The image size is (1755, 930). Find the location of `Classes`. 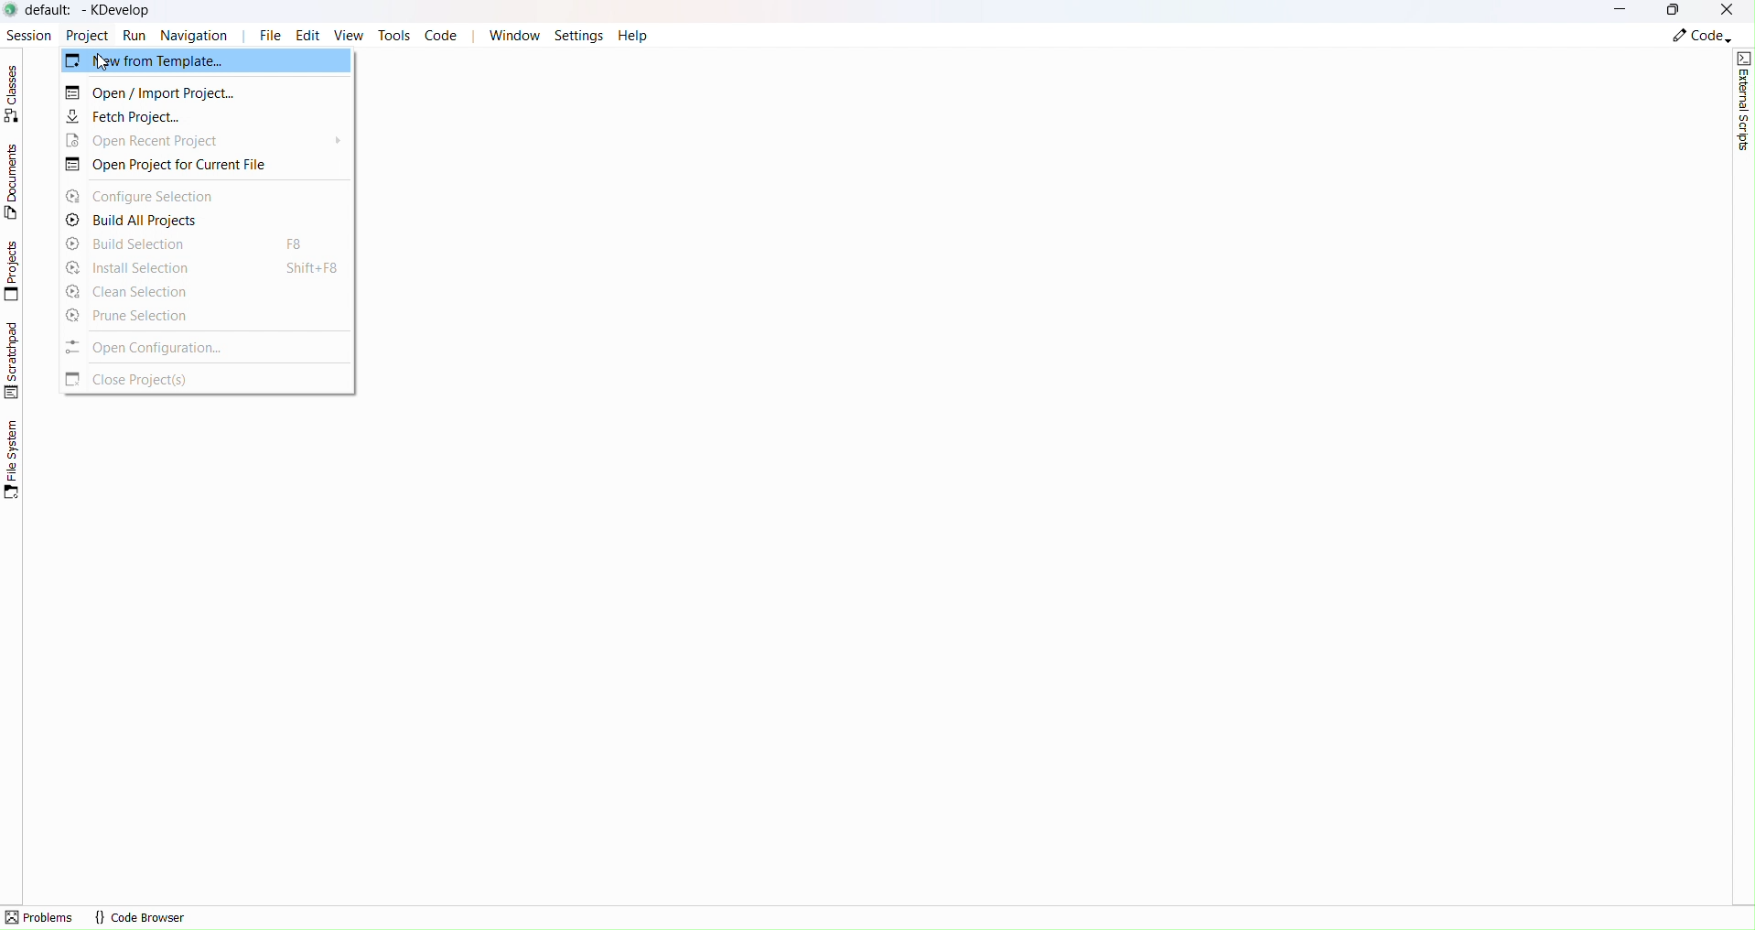

Classes is located at coordinates (17, 93).